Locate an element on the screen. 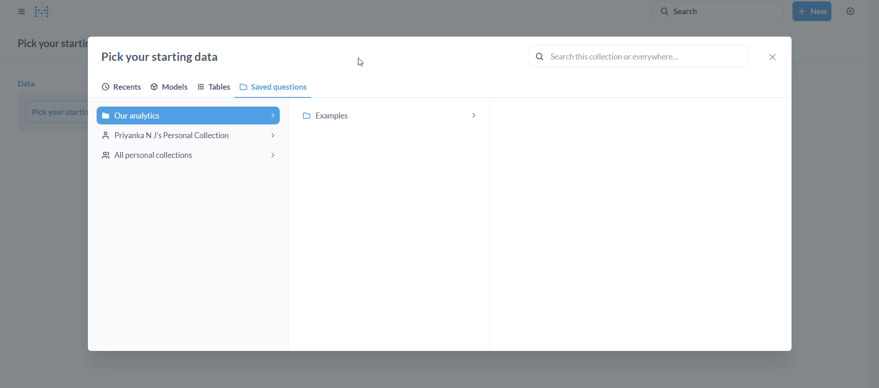 The image size is (879, 388). our analytics is located at coordinates (190, 115).